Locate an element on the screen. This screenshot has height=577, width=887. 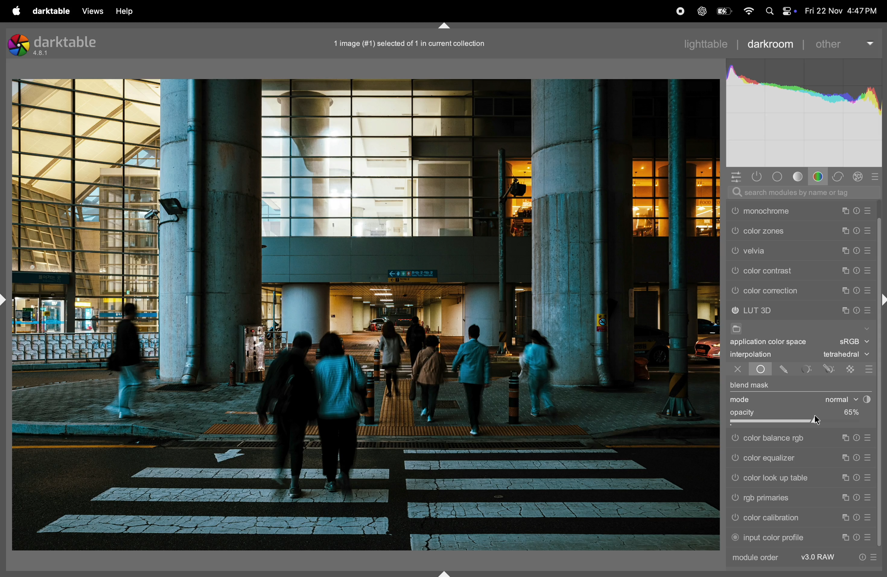
presets is located at coordinates (869, 229).